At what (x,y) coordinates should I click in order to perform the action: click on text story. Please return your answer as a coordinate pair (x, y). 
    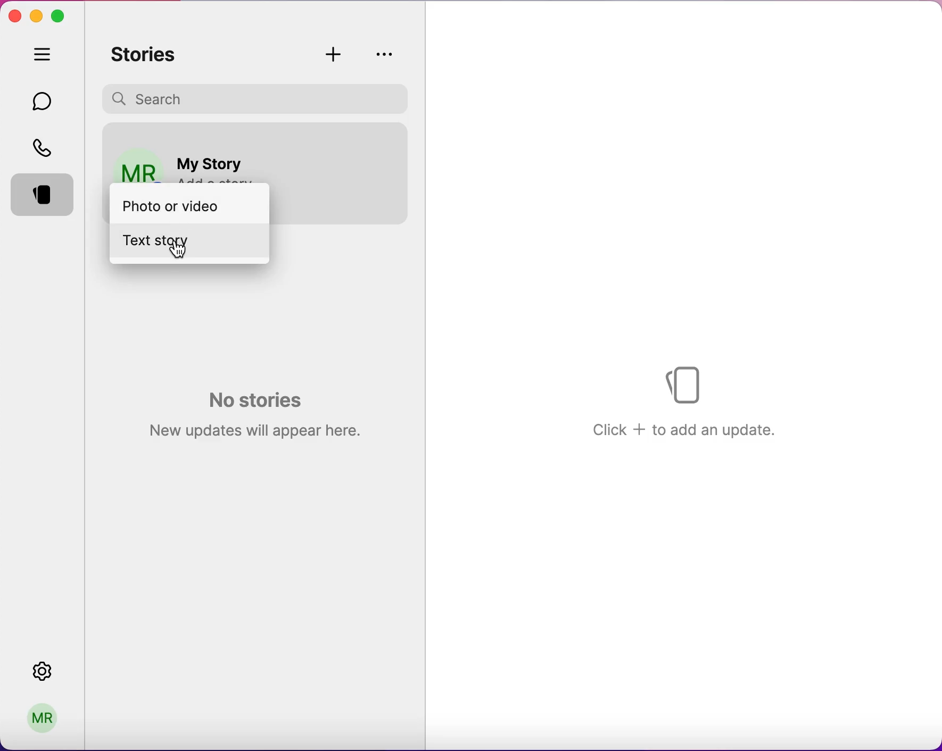
    Looking at the image, I should click on (181, 241).